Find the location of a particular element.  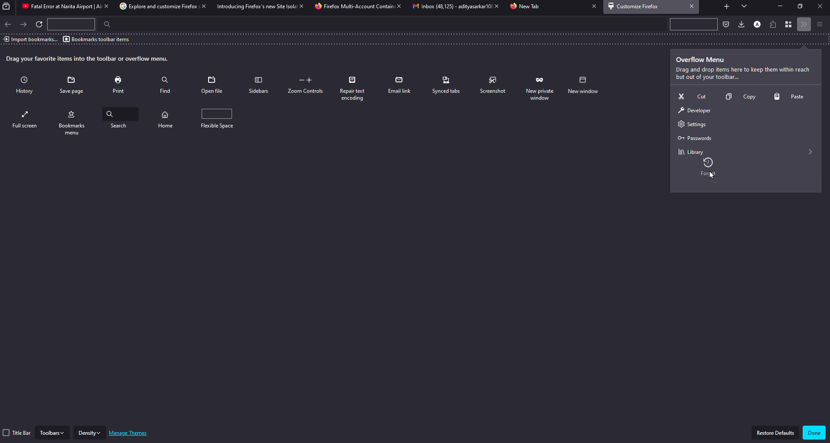

search is located at coordinates (104, 24).